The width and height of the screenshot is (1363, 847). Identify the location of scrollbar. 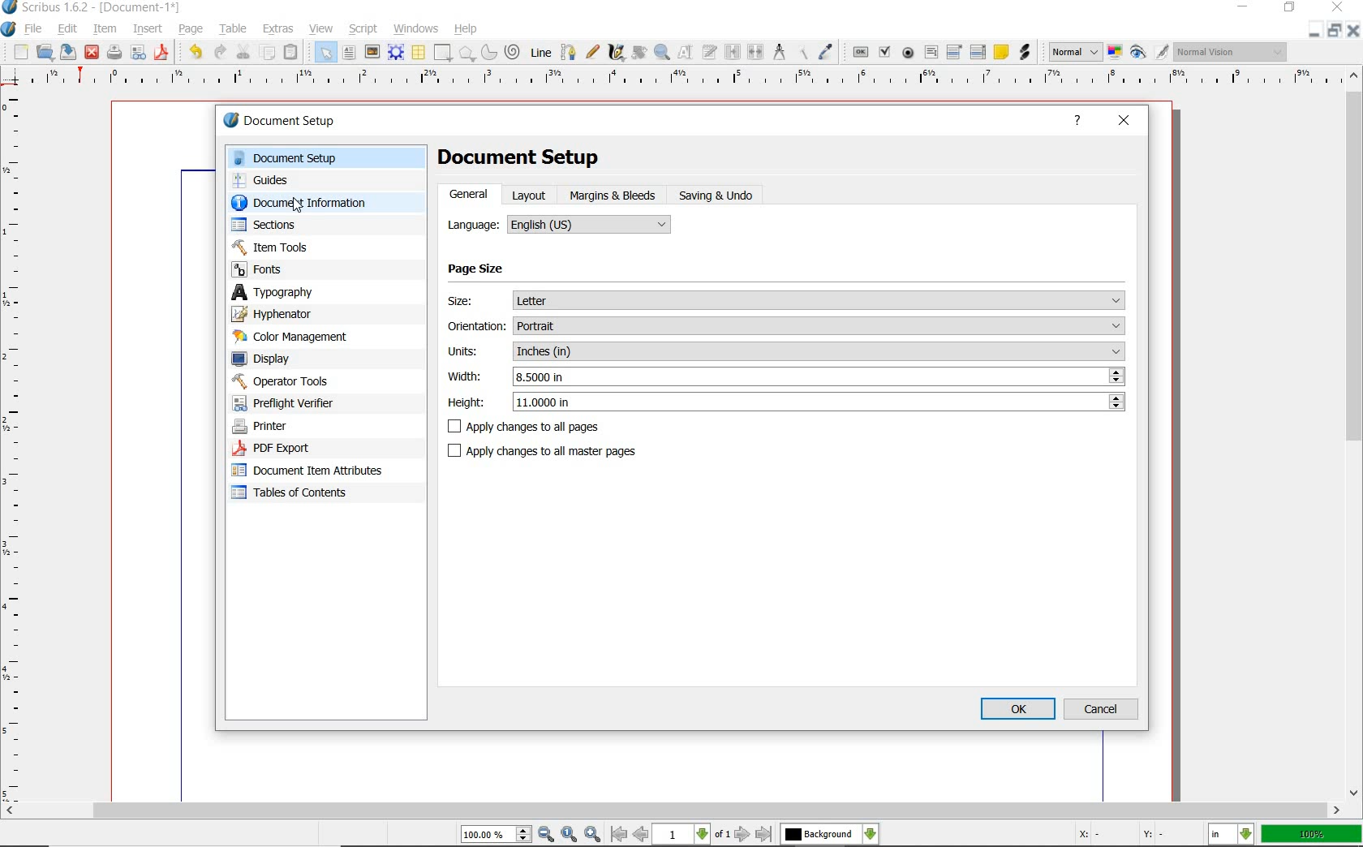
(673, 811).